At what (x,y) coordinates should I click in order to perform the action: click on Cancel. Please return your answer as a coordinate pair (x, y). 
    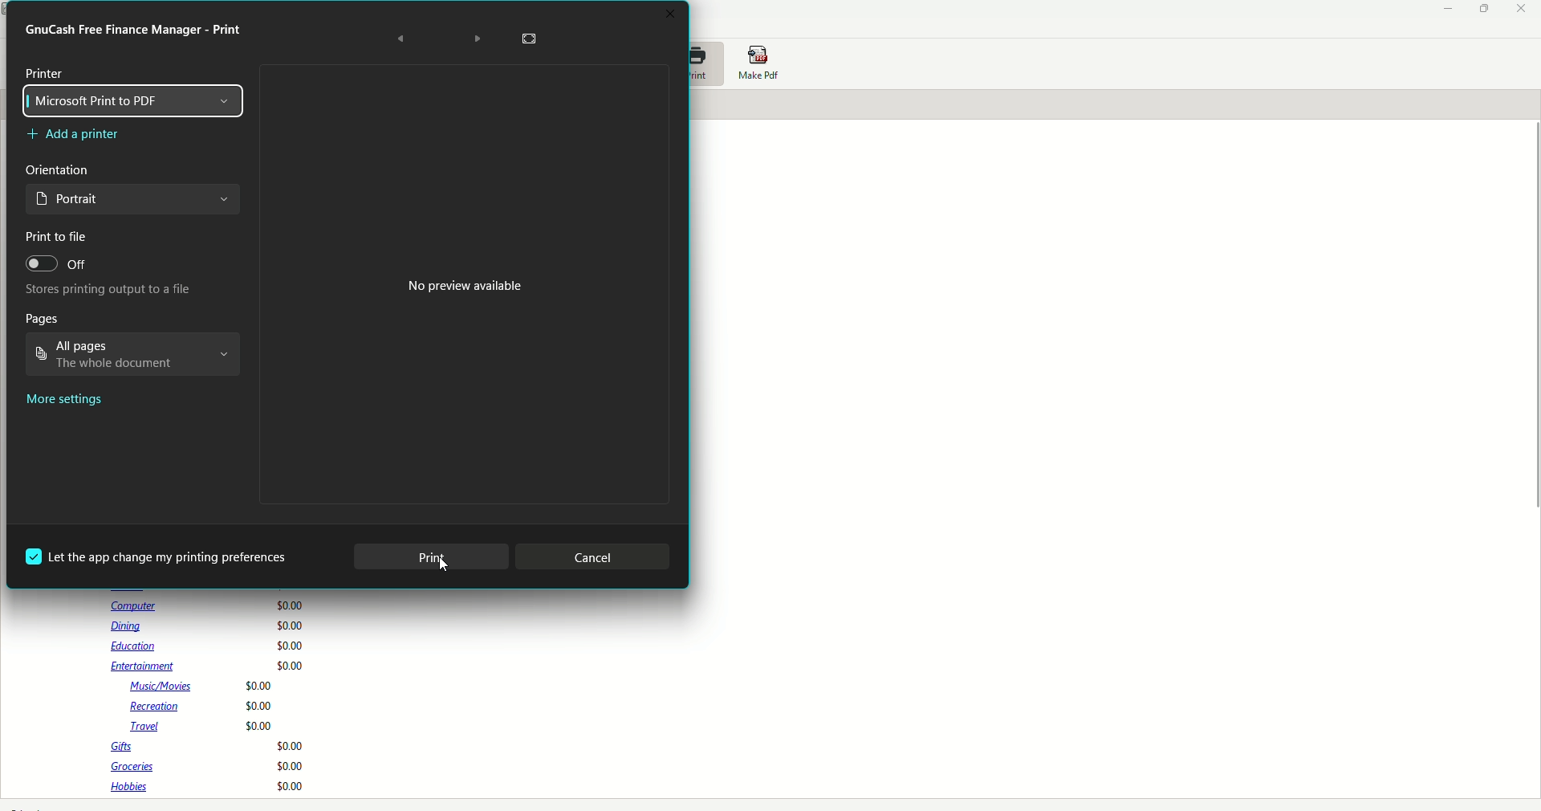
    Looking at the image, I should click on (592, 556).